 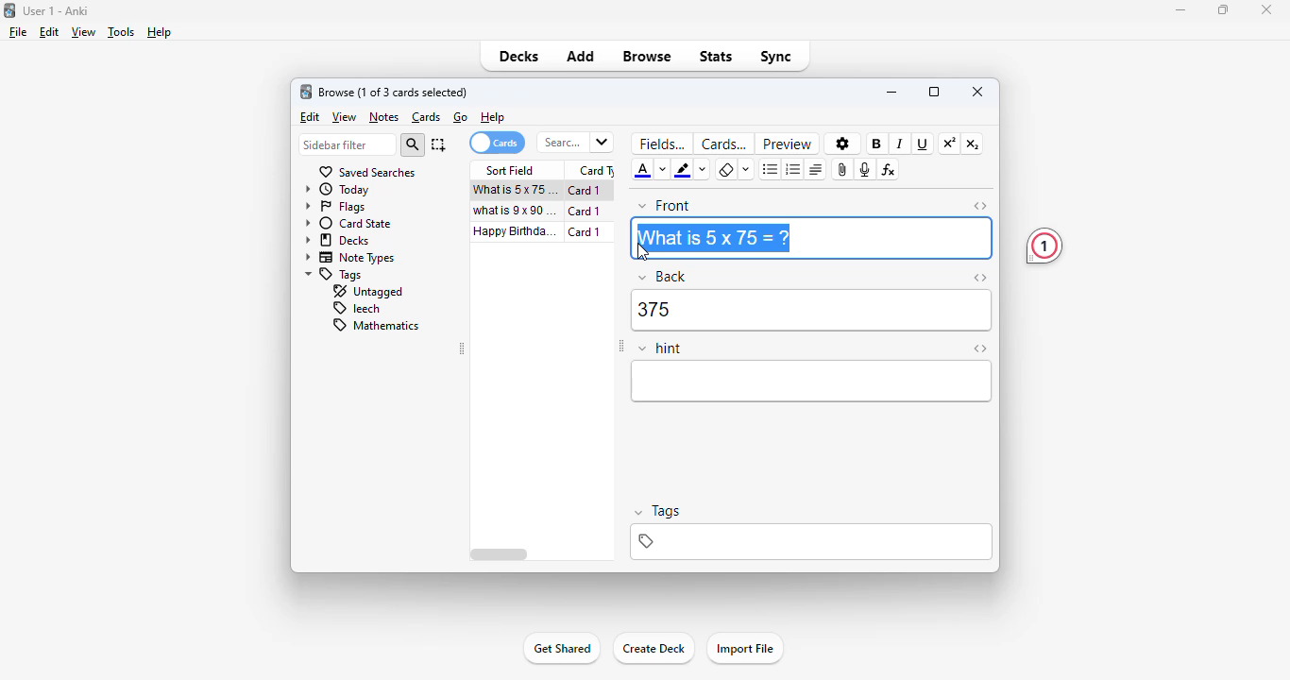 What do you see at coordinates (585, 191) in the screenshot?
I see `card 1` at bounding box center [585, 191].